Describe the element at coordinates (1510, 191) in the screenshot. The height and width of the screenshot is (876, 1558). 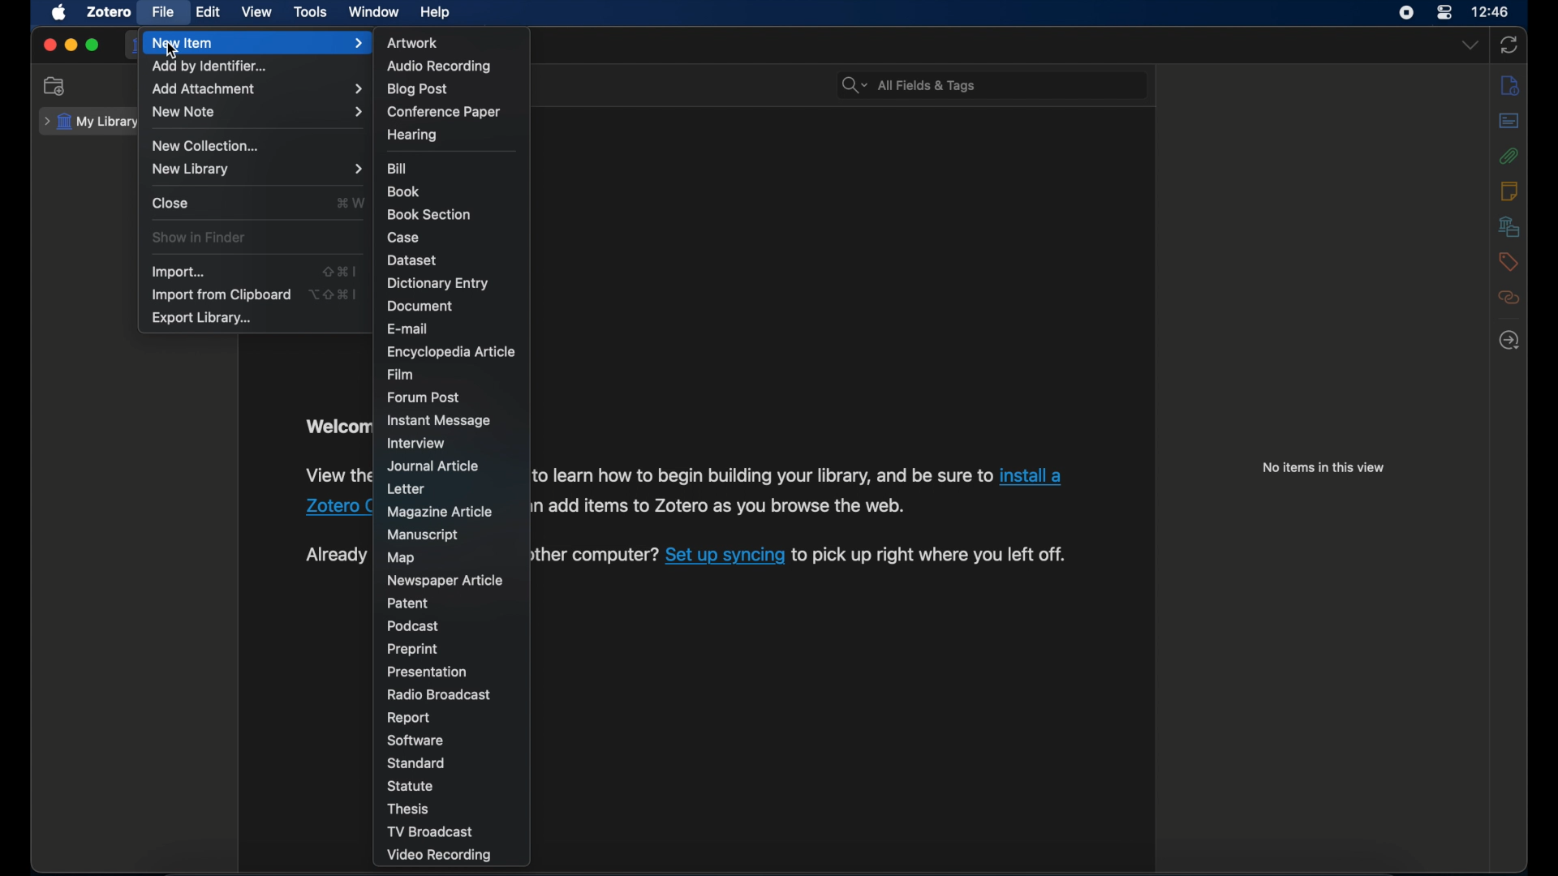
I see `notes` at that location.